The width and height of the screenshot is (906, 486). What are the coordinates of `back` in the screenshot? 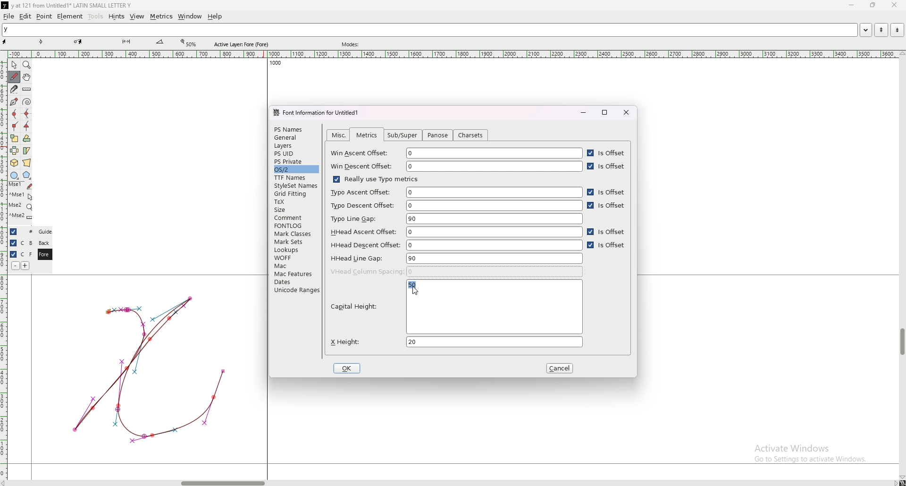 It's located at (44, 243).